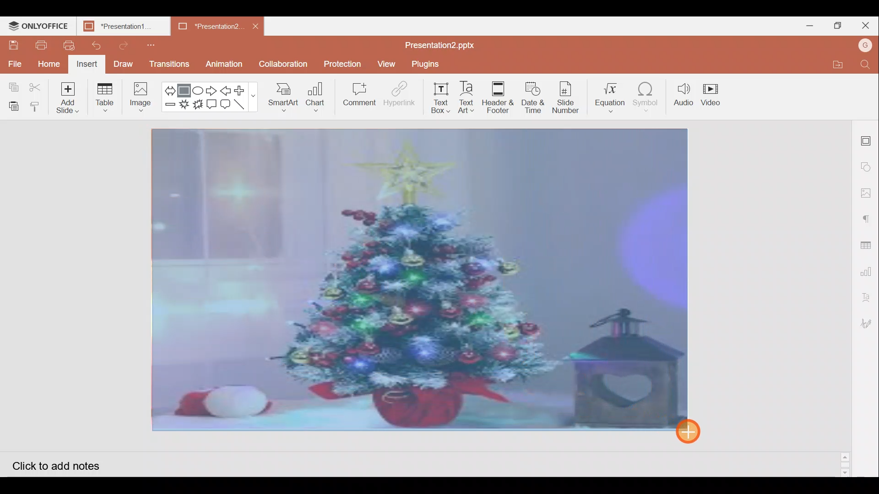 Image resolution: width=879 pixels, height=494 pixels. Describe the element at coordinates (868, 240) in the screenshot. I see `Table settings` at that location.